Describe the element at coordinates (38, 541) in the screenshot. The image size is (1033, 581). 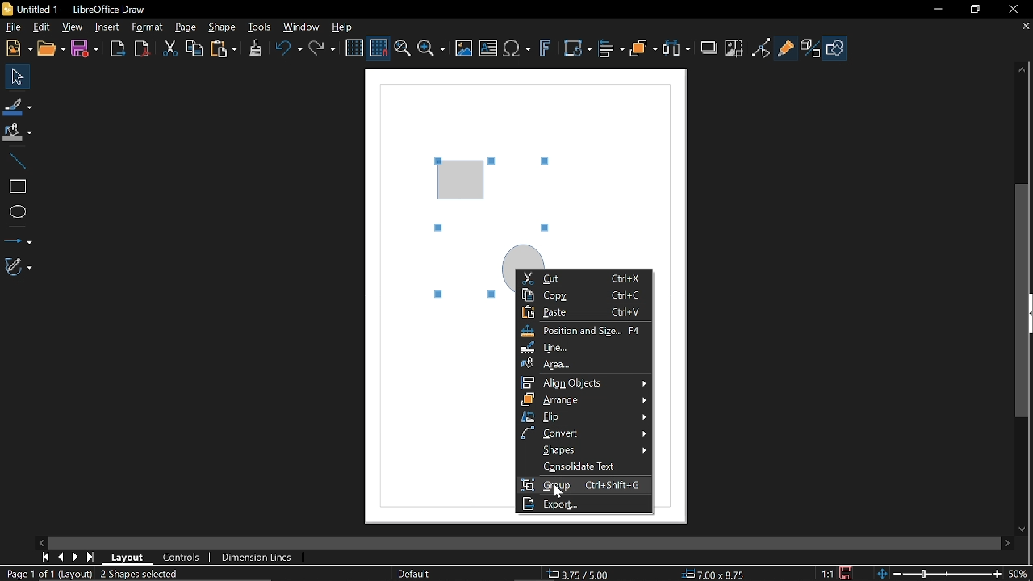
I see `Move left` at that location.